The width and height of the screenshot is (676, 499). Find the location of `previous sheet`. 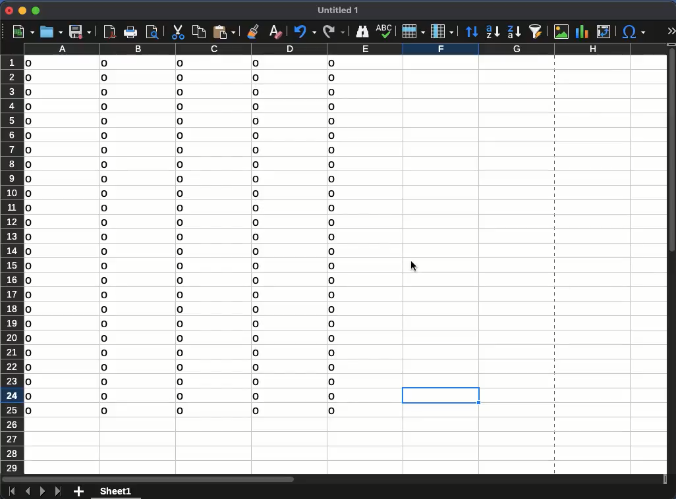

previous sheet is located at coordinates (26, 492).